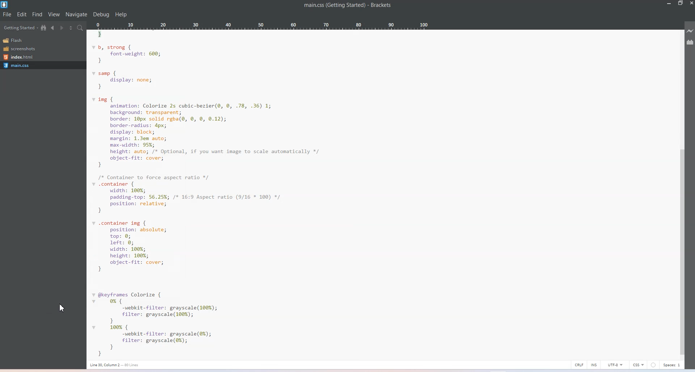 The width and height of the screenshot is (695, 372). Describe the element at coordinates (121, 15) in the screenshot. I see `Help` at that location.